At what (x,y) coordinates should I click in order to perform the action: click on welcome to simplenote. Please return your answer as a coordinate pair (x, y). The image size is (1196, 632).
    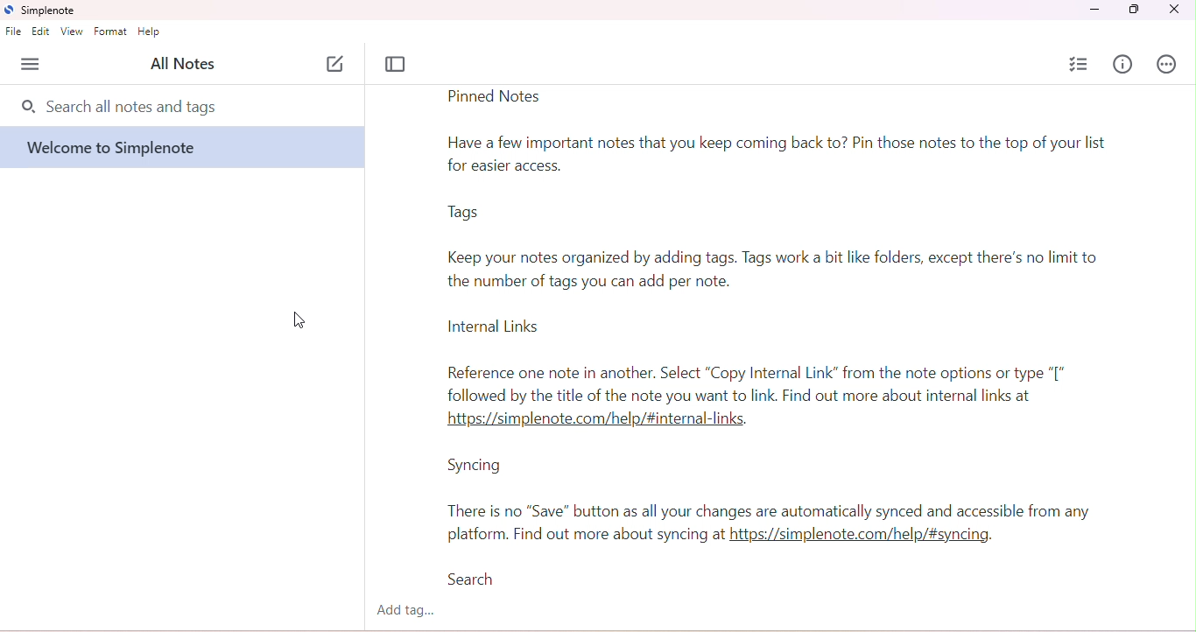
    Looking at the image, I should click on (121, 148).